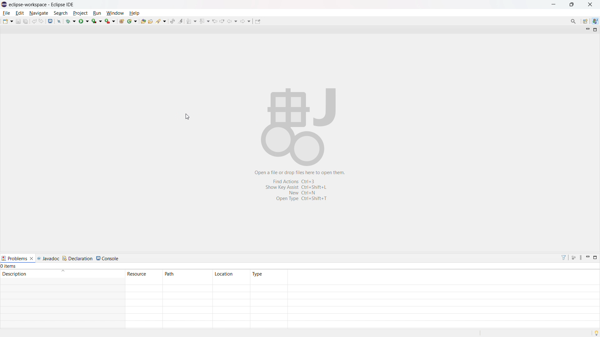 This screenshot has height=337, width=600. What do you see at coordinates (301, 173) in the screenshot?
I see `Open a file or drop files here to open them.` at bounding box center [301, 173].